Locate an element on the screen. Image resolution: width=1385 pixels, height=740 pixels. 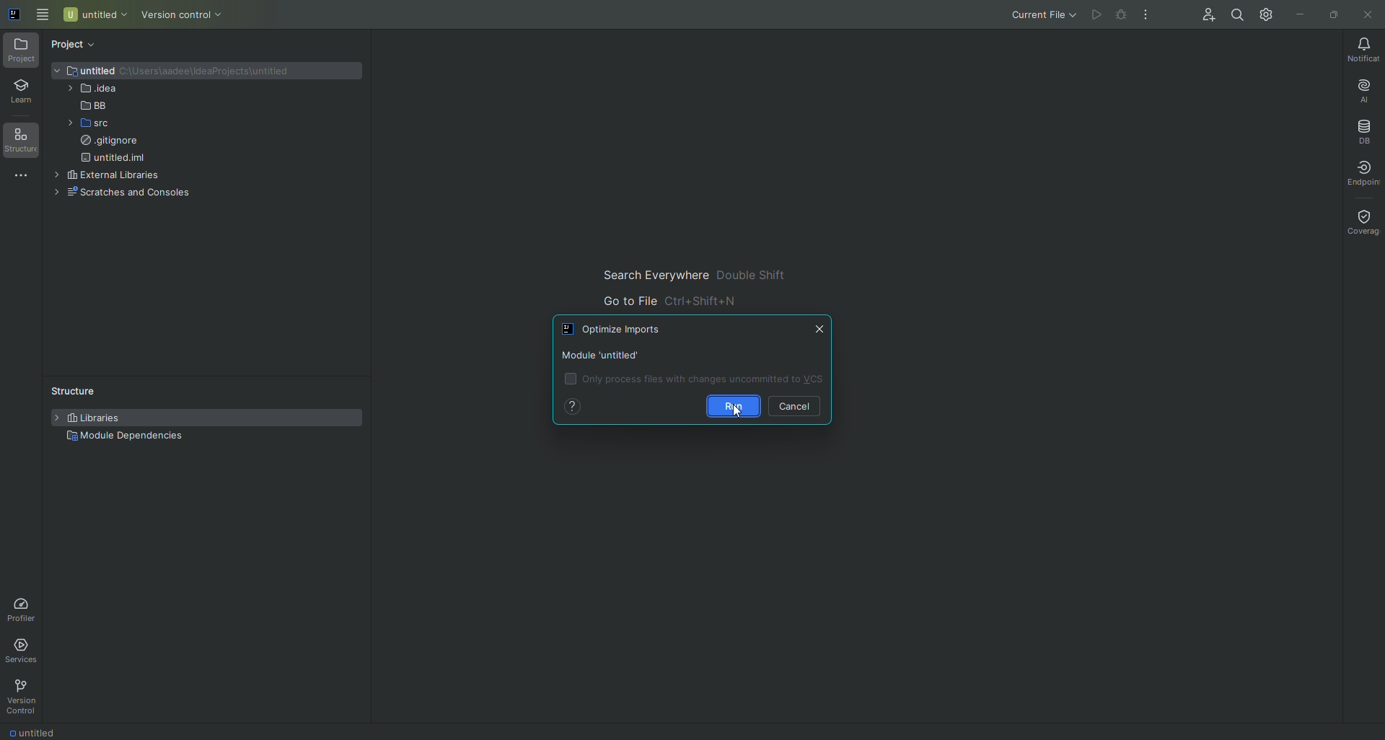
Main guide to search and navigate the files. is located at coordinates (683, 286).